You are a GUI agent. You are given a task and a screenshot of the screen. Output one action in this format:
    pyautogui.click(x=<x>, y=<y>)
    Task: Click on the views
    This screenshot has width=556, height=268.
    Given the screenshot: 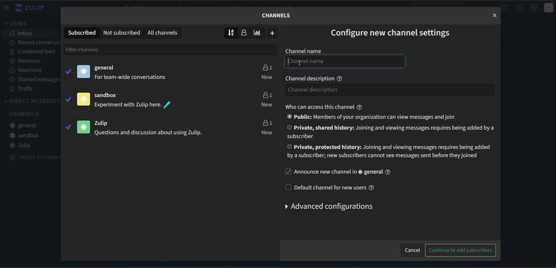 What is the action you would take?
    pyautogui.click(x=18, y=24)
    